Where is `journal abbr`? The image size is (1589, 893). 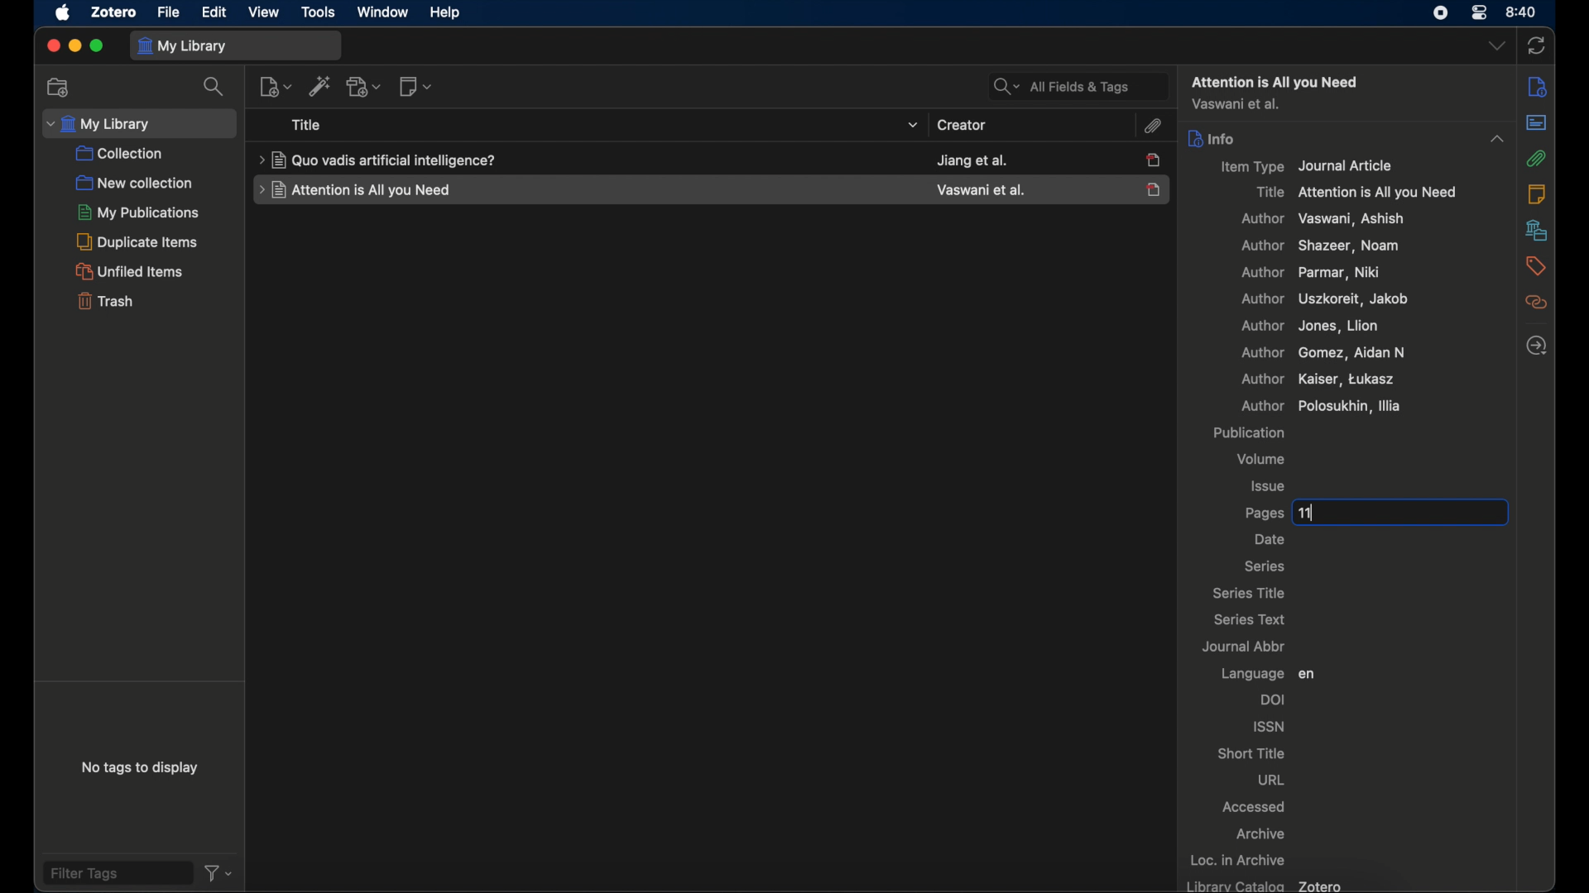
journal abbr is located at coordinates (1246, 645).